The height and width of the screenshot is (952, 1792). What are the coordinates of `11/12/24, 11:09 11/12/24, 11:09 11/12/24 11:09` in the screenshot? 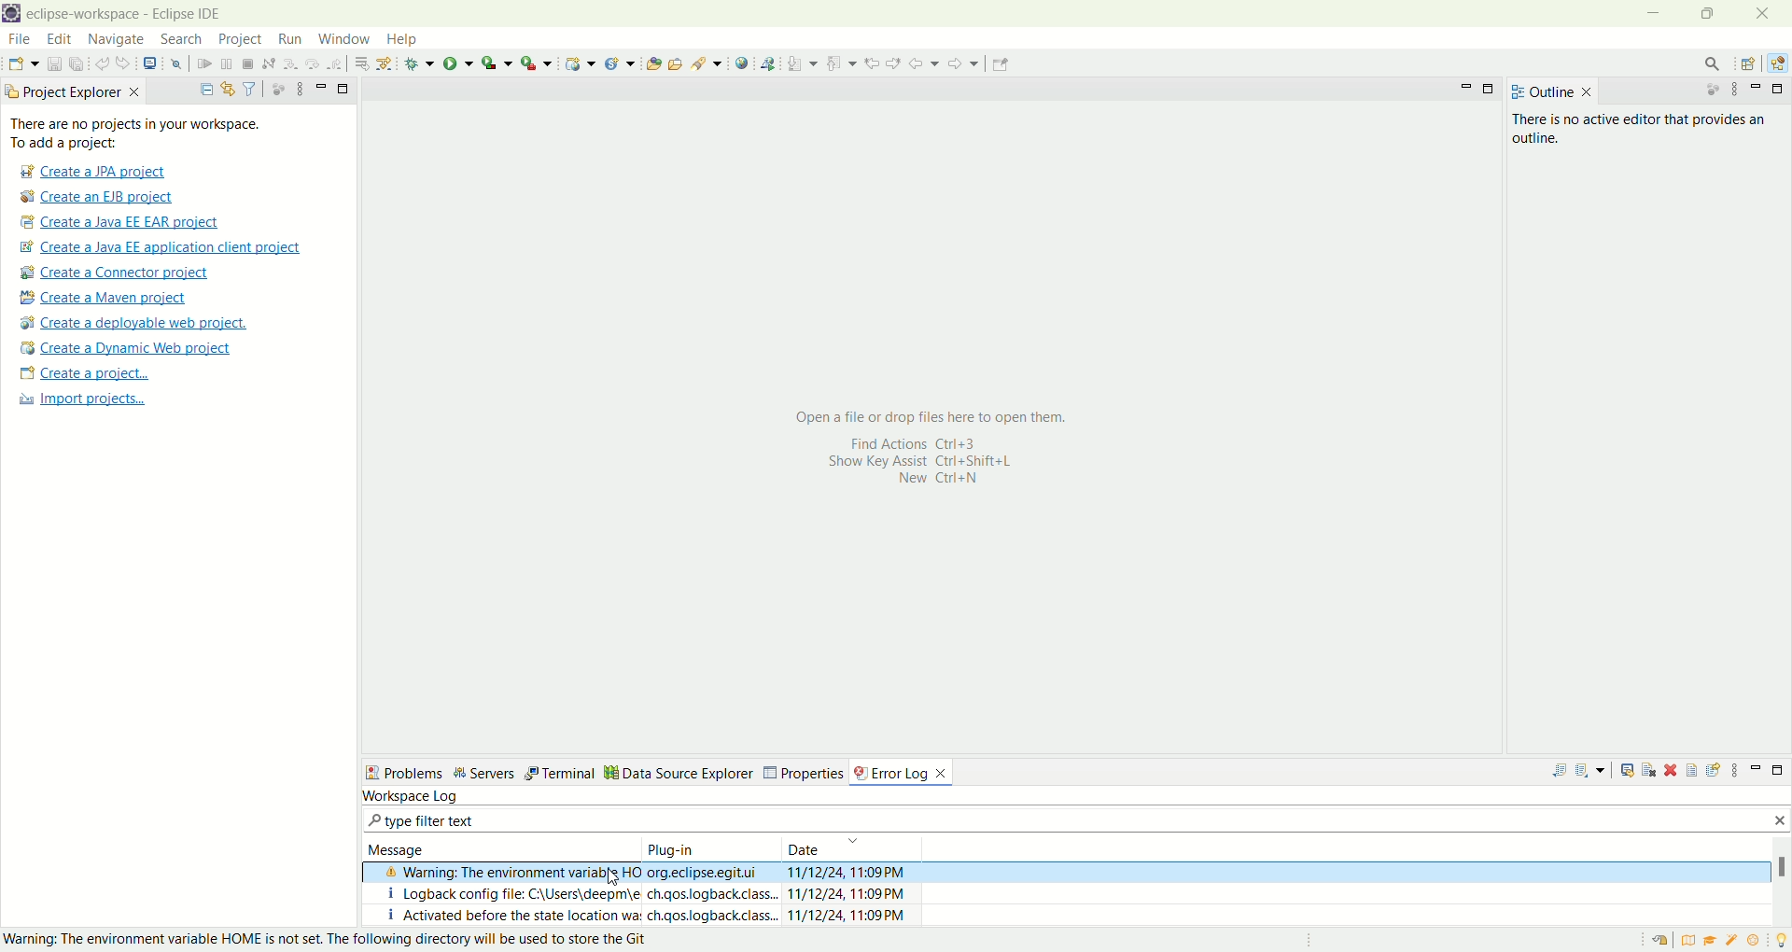 It's located at (852, 892).